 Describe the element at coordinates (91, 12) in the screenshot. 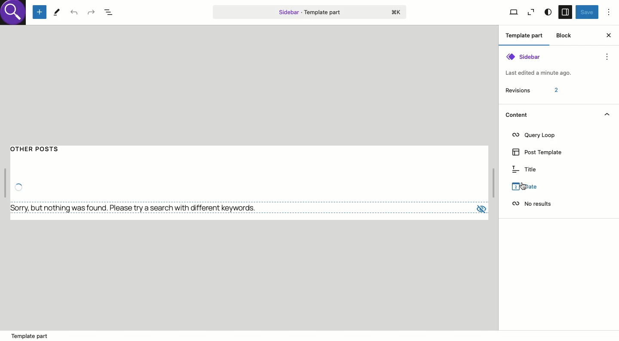

I see `Redo` at that location.